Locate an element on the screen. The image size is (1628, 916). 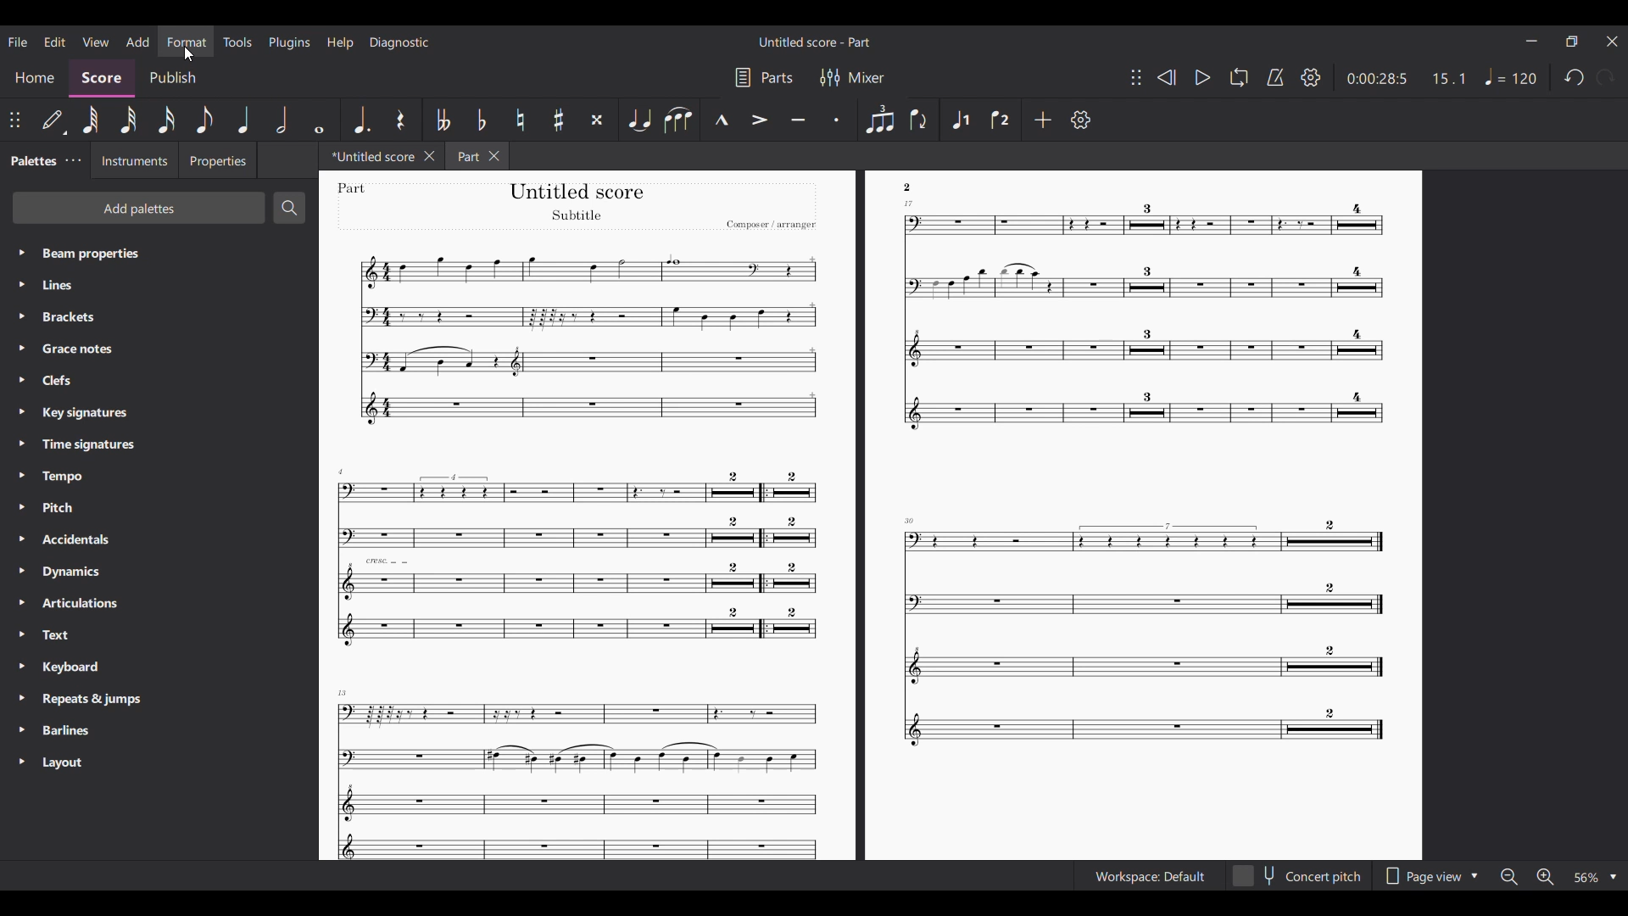
Play is located at coordinates (1203, 78).